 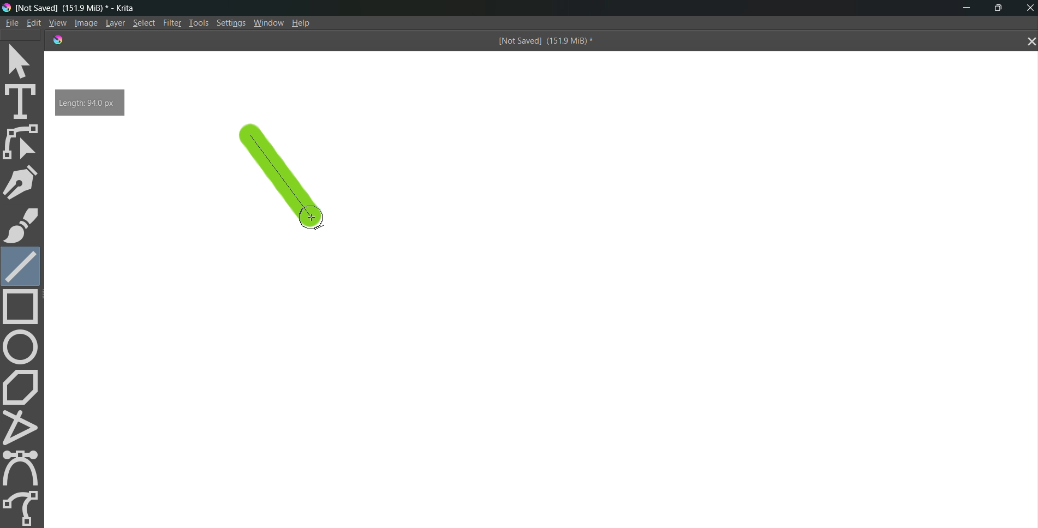 What do you see at coordinates (23, 386) in the screenshot?
I see `polygon` at bounding box center [23, 386].